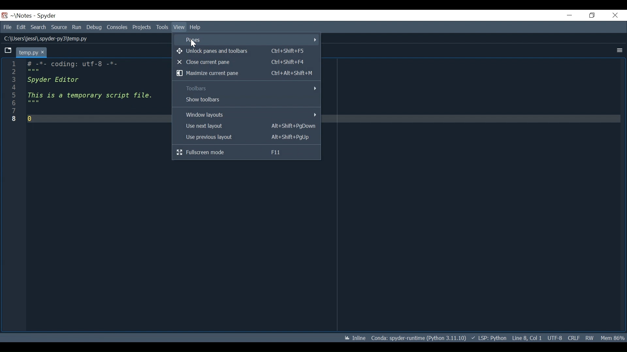 This screenshot has height=352, width=627. What do you see at coordinates (46, 16) in the screenshot?
I see `Spyder` at bounding box center [46, 16].